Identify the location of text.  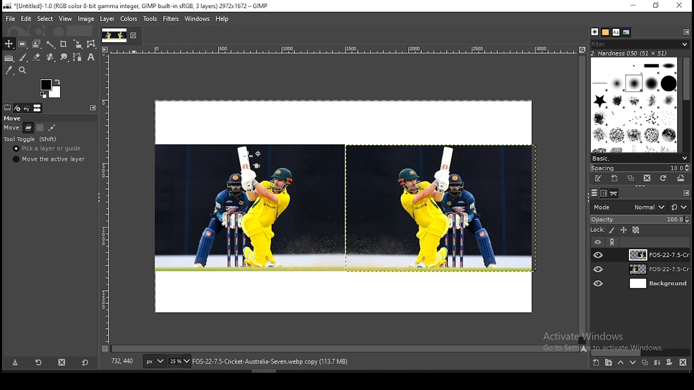
(607, 342).